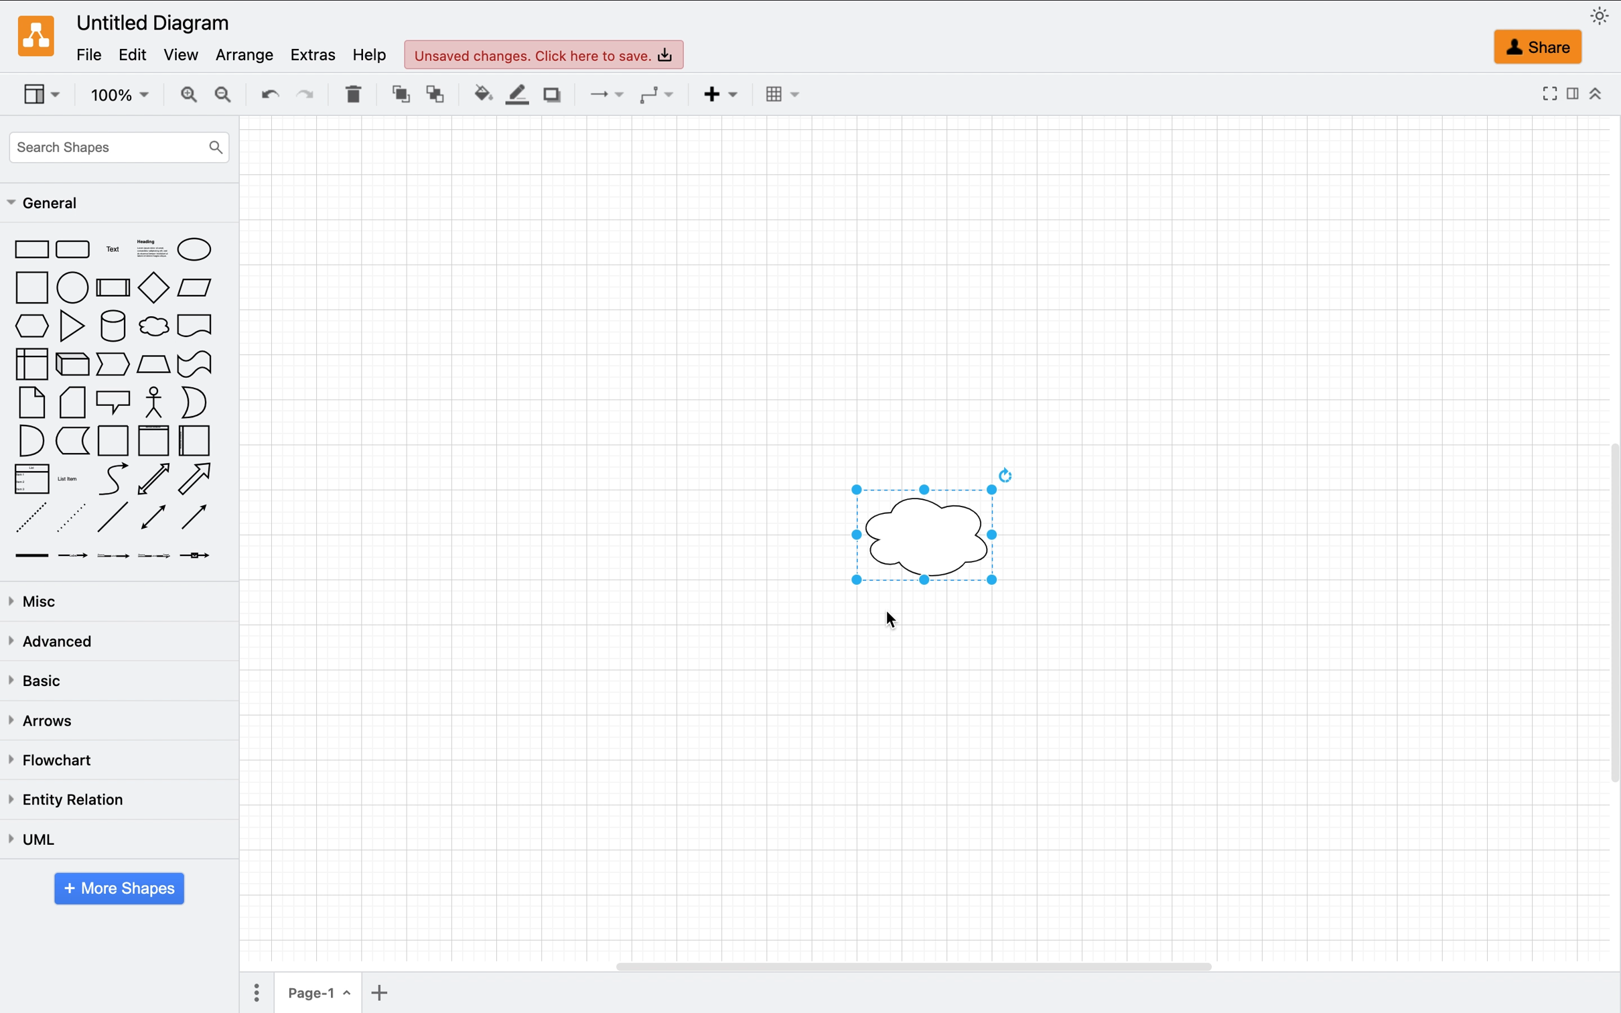  I want to click on arrange, so click(249, 54).